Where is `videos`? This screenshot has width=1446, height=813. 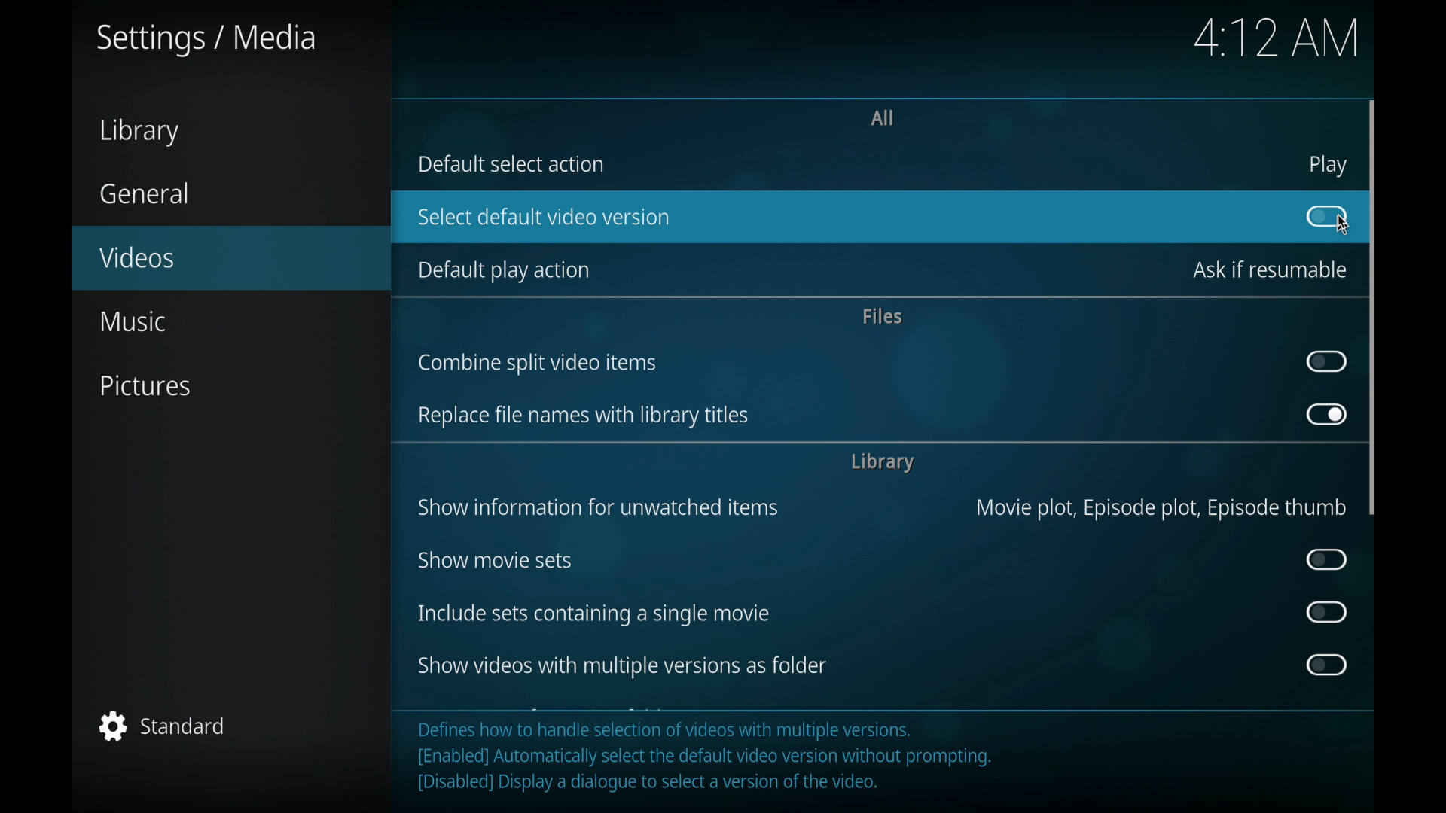 videos is located at coordinates (230, 257).